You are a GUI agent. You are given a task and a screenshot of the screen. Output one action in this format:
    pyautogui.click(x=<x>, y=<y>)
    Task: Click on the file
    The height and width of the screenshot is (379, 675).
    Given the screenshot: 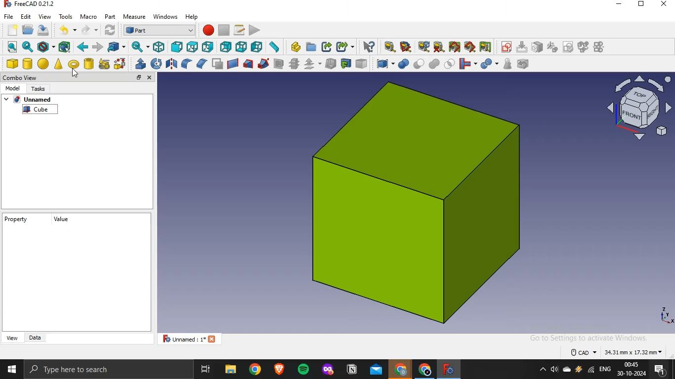 What is the action you would take?
    pyautogui.click(x=9, y=17)
    